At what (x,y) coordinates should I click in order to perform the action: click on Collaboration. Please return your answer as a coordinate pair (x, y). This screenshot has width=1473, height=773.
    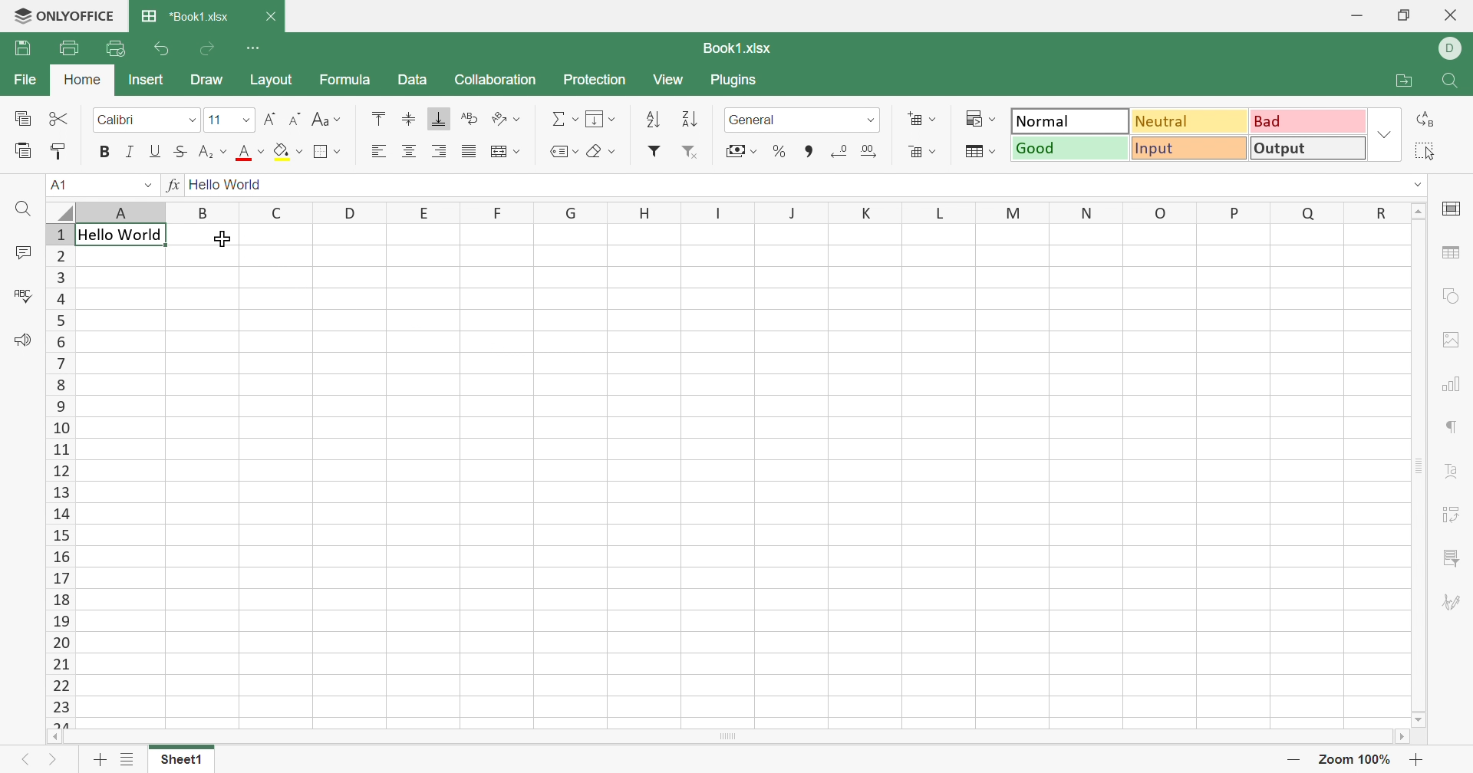
    Looking at the image, I should click on (495, 79).